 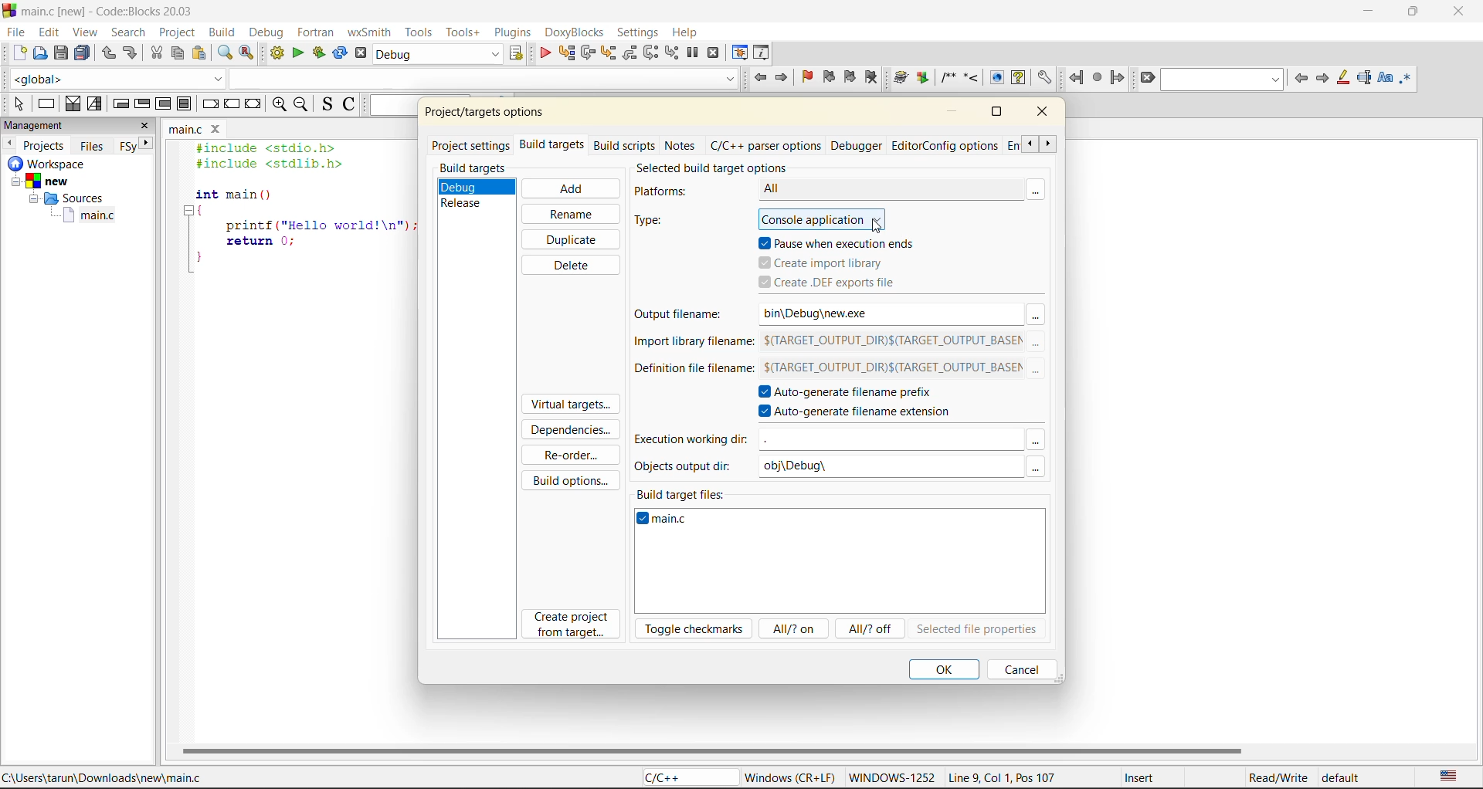 I want to click on code blocks logo, so click(x=9, y=11).